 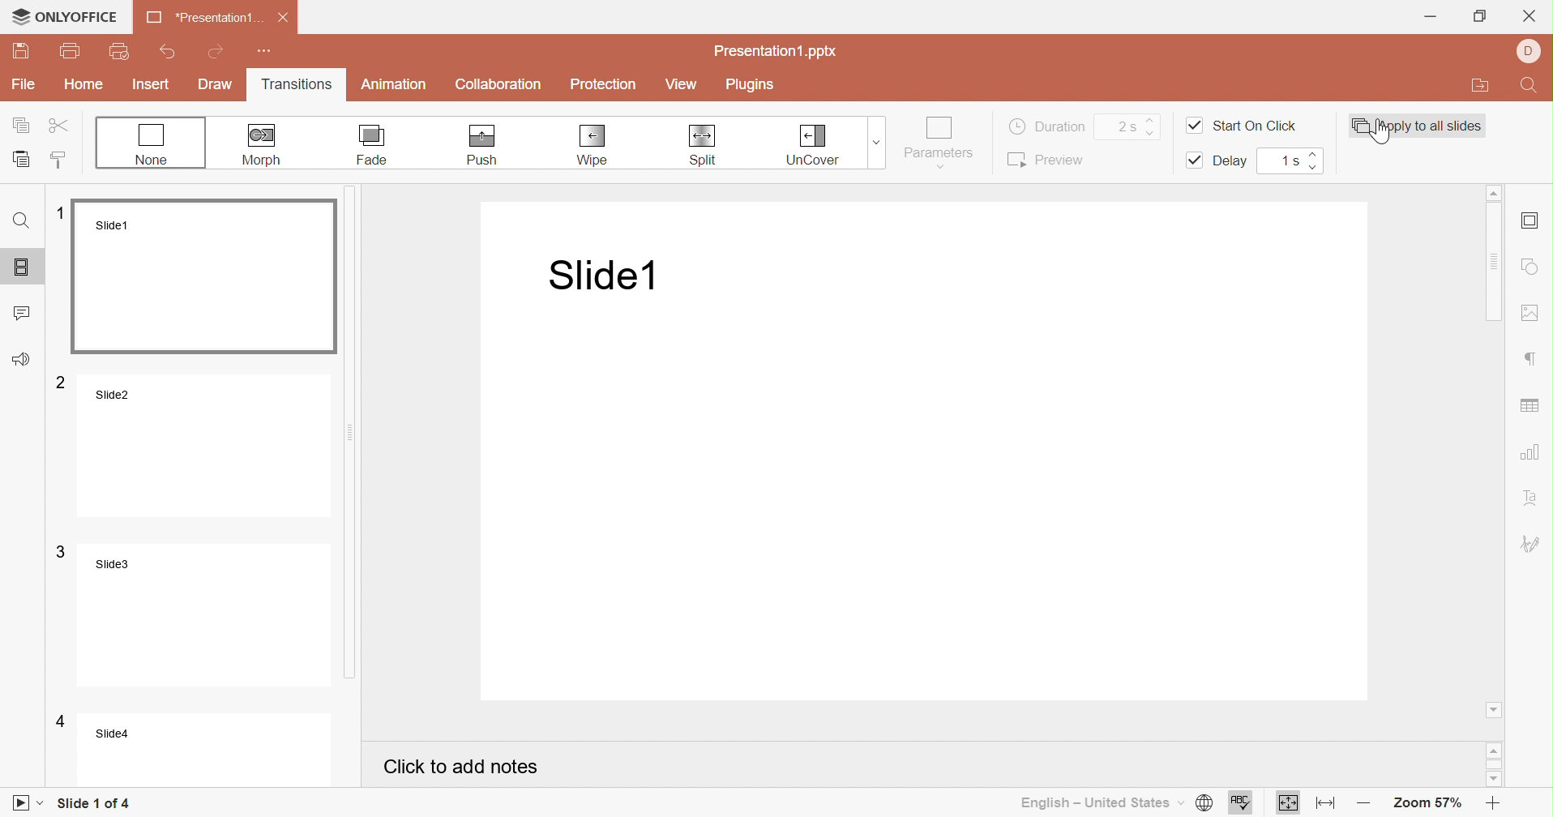 I want to click on Morph, so click(x=265, y=144).